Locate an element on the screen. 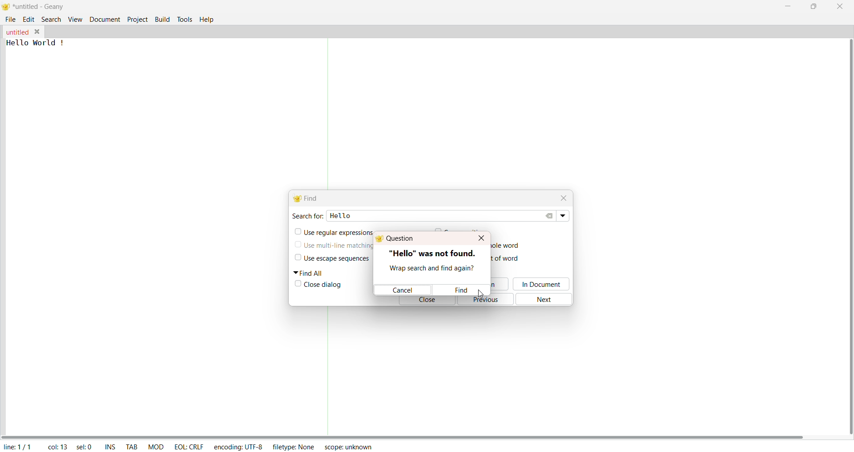 This screenshot has height=452, width=854. File Name is located at coordinates (16, 32).